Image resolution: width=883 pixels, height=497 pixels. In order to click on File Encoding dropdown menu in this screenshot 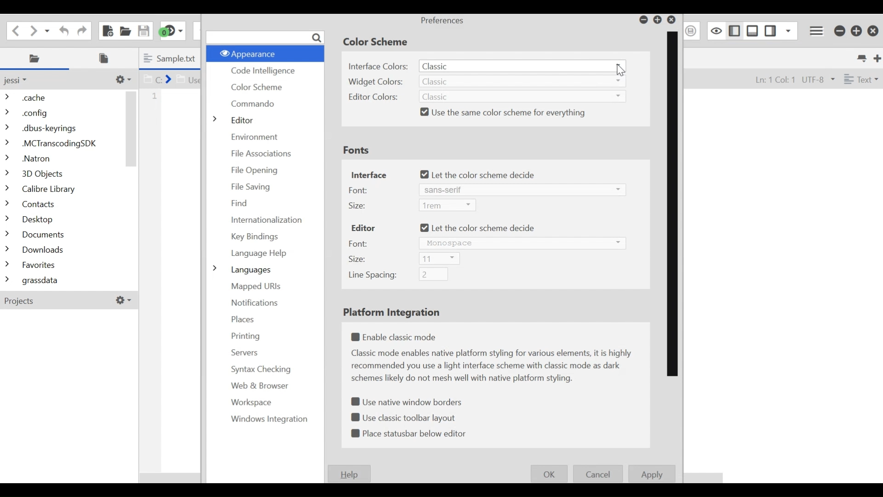, I will do `click(818, 80)`.